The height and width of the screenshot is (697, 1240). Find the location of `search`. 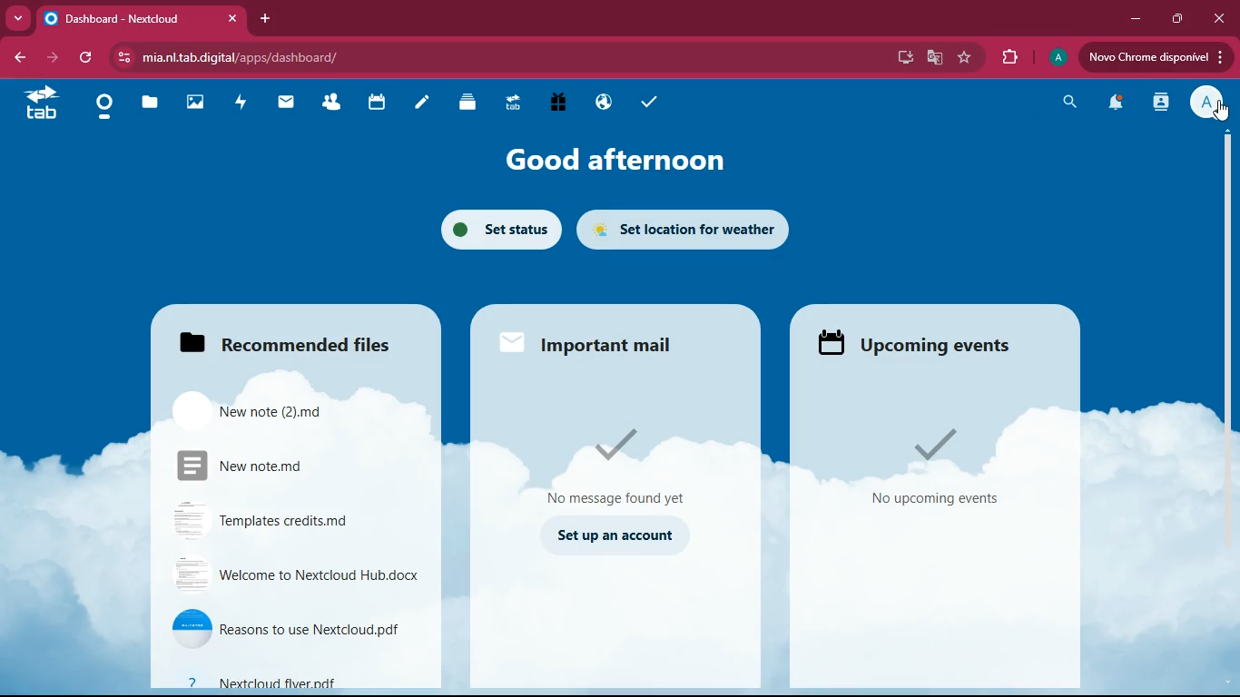

search is located at coordinates (1068, 102).